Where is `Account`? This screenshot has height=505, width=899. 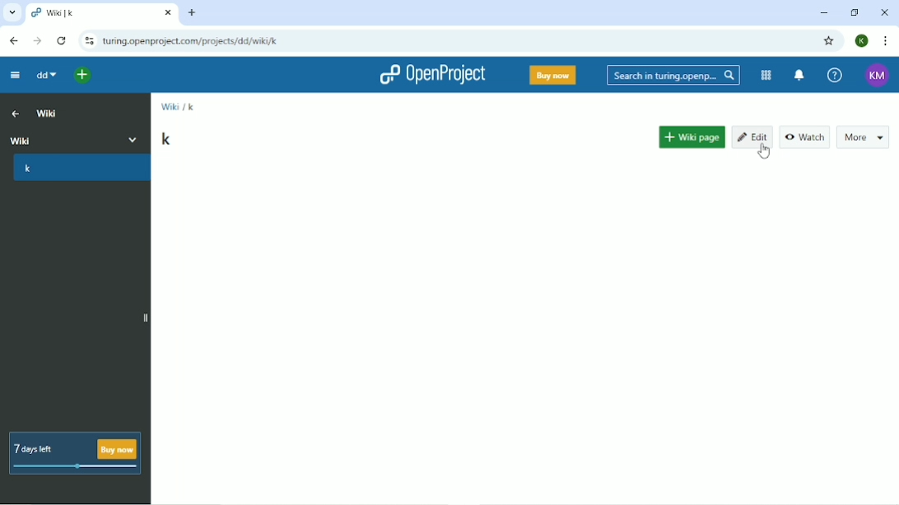
Account is located at coordinates (862, 40).